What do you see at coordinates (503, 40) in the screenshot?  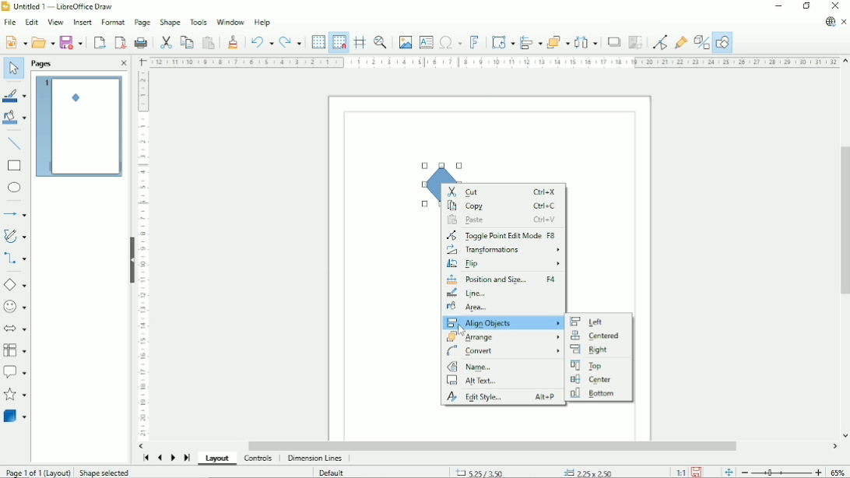 I see `Transformation` at bounding box center [503, 40].